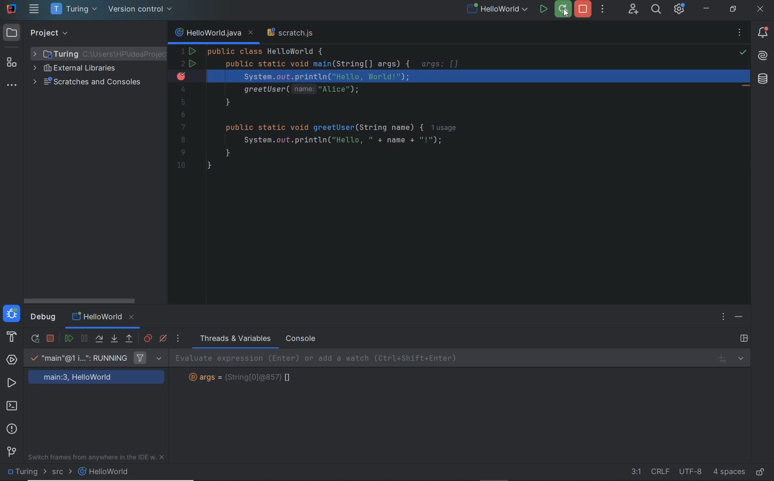 The image size is (774, 481). I want to click on hide, so click(739, 317).